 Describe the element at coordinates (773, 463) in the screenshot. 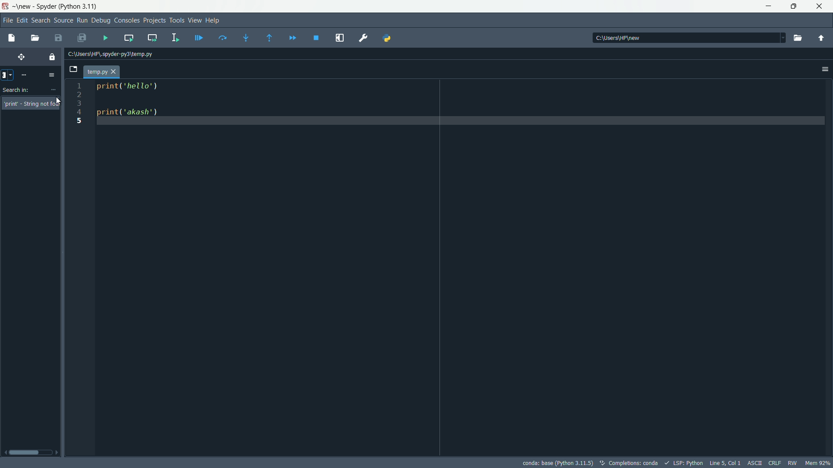

I see `CRLF` at that location.